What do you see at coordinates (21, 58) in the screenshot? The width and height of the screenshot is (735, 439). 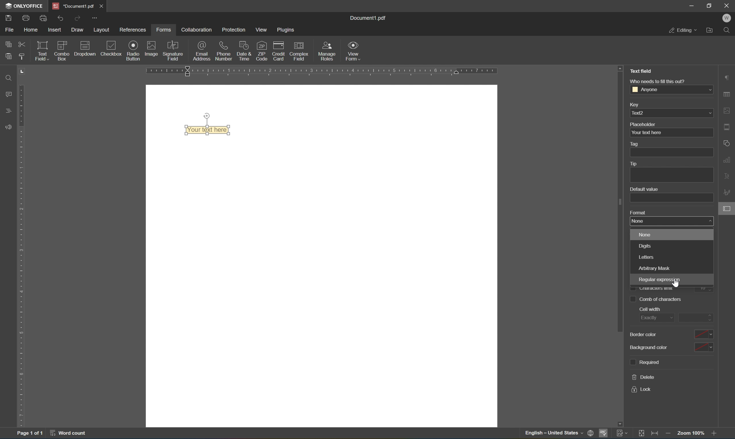 I see `copy style` at bounding box center [21, 58].